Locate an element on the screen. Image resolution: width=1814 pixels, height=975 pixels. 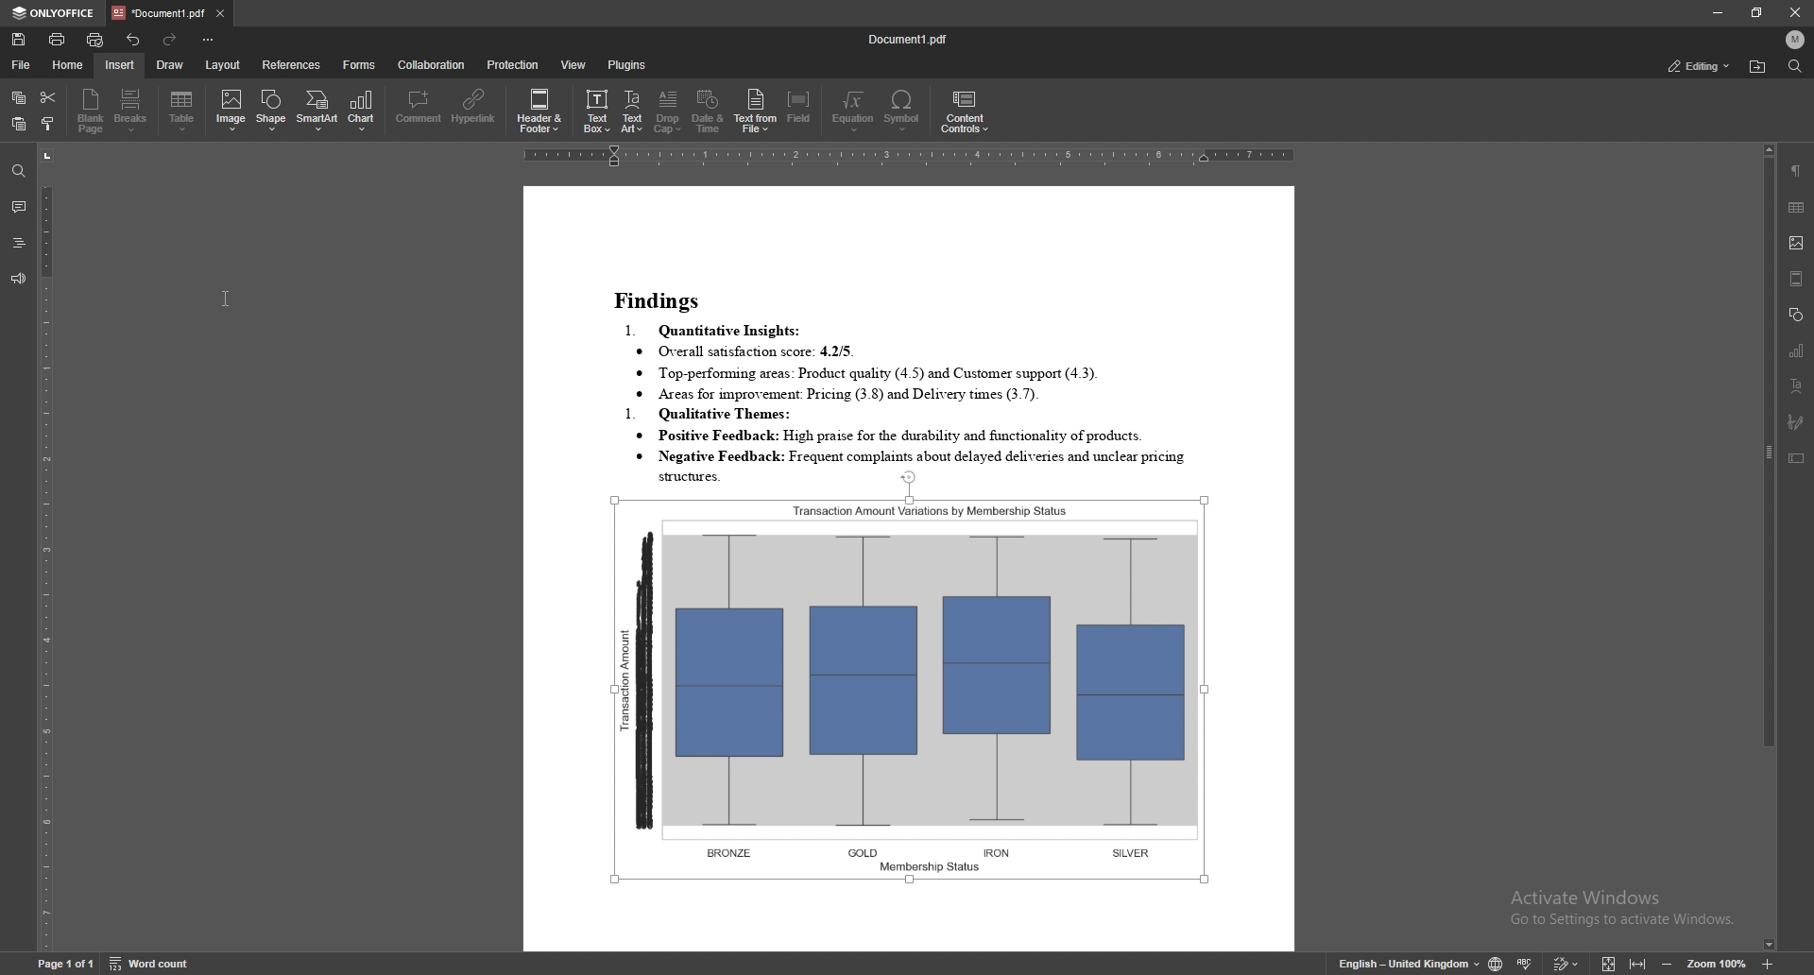
equation is located at coordinates (853, 111).